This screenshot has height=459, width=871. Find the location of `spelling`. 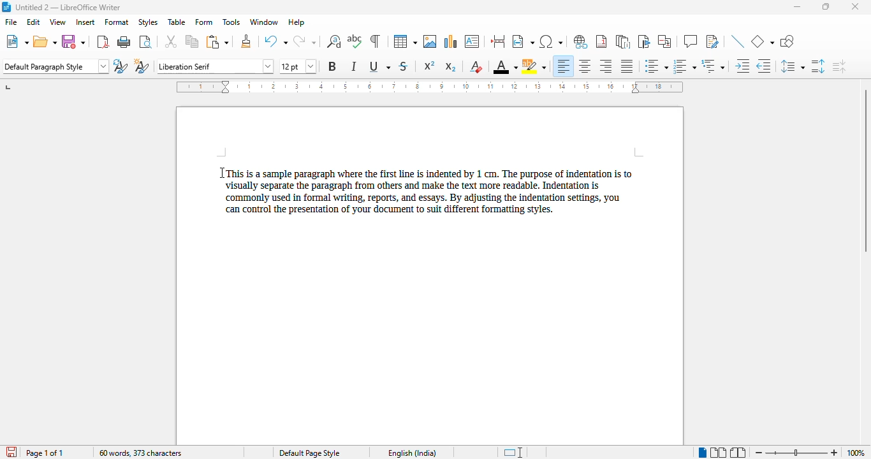

spelling is located at coordinates (355, 41).